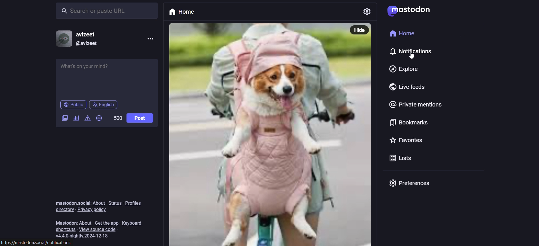 The width and height of the screenshot is (539, 246). What do you see at coordinates (73, 106) in the screenshot?
I see `public` at bounding box center [73, 106].